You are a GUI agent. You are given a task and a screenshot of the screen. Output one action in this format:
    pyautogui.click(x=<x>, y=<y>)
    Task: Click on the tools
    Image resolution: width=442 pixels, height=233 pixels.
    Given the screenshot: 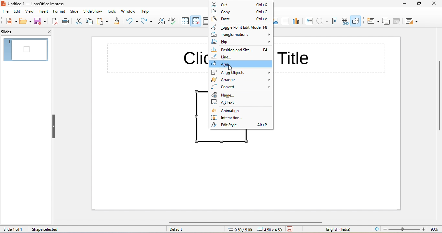 What is the action you would take?
    pyautogui.click(x=112, y=11)
    